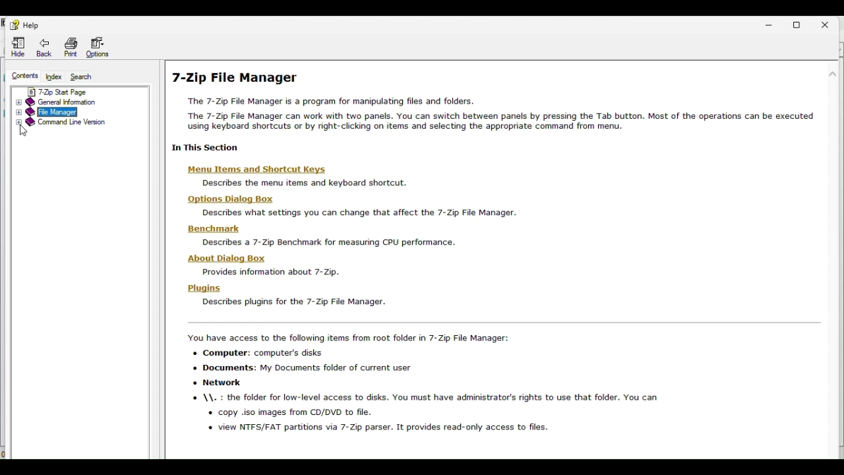  I want to click on You have access to the following items from root folder in 7-Zip File Manager:
«+ Computer: computer's disks
«+ Documents: My Documents folder of current user
« Network
 \\. : the folder for low-level access to disks. You must have administrator's fights to use that folder. You can
+ copy .iso images from CD/DVD to file.
« view NTFS/FAT partitions via 7-Zip parser. It provides read-only access to files., so click(419, 383).